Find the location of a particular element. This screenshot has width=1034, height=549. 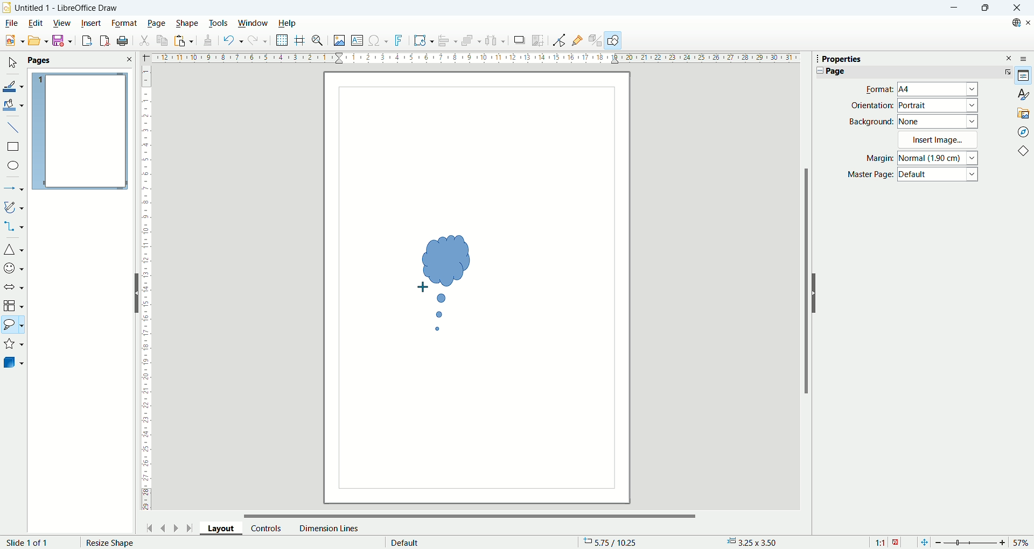

default is located at coordinates (405, 541).